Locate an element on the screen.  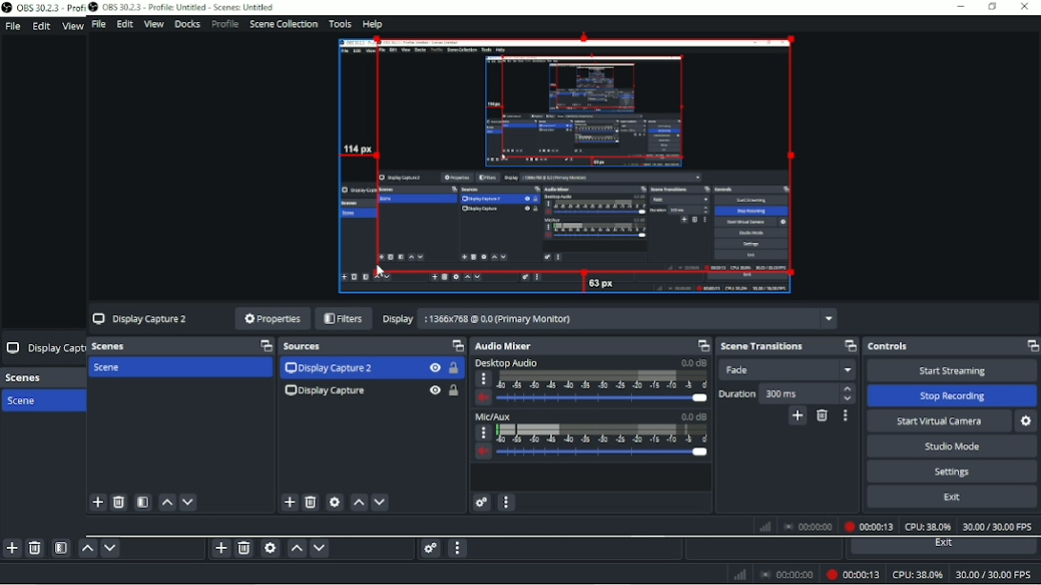
Edit is located at coordinates (126, 24).